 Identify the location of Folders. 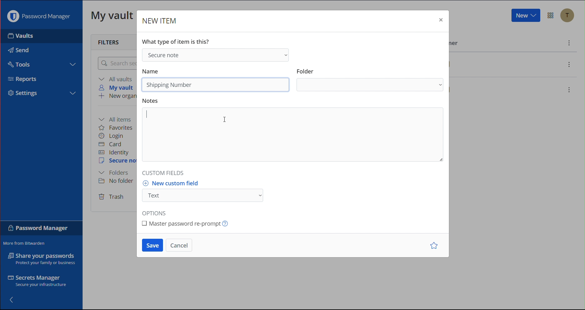
(115, 172).